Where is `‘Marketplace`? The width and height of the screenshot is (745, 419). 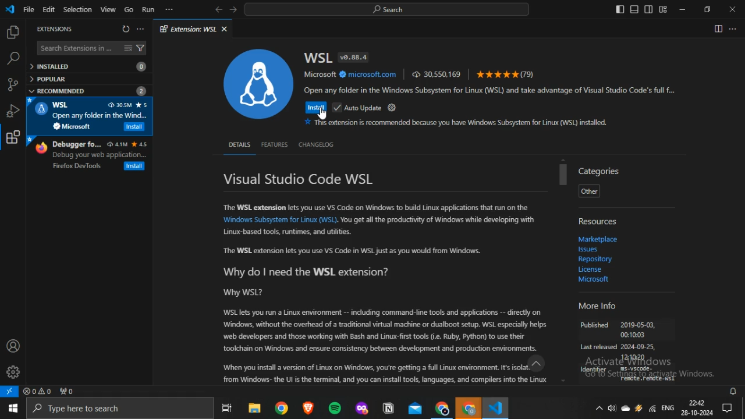 ‘Marketplace is located at coordinates (598, 239).